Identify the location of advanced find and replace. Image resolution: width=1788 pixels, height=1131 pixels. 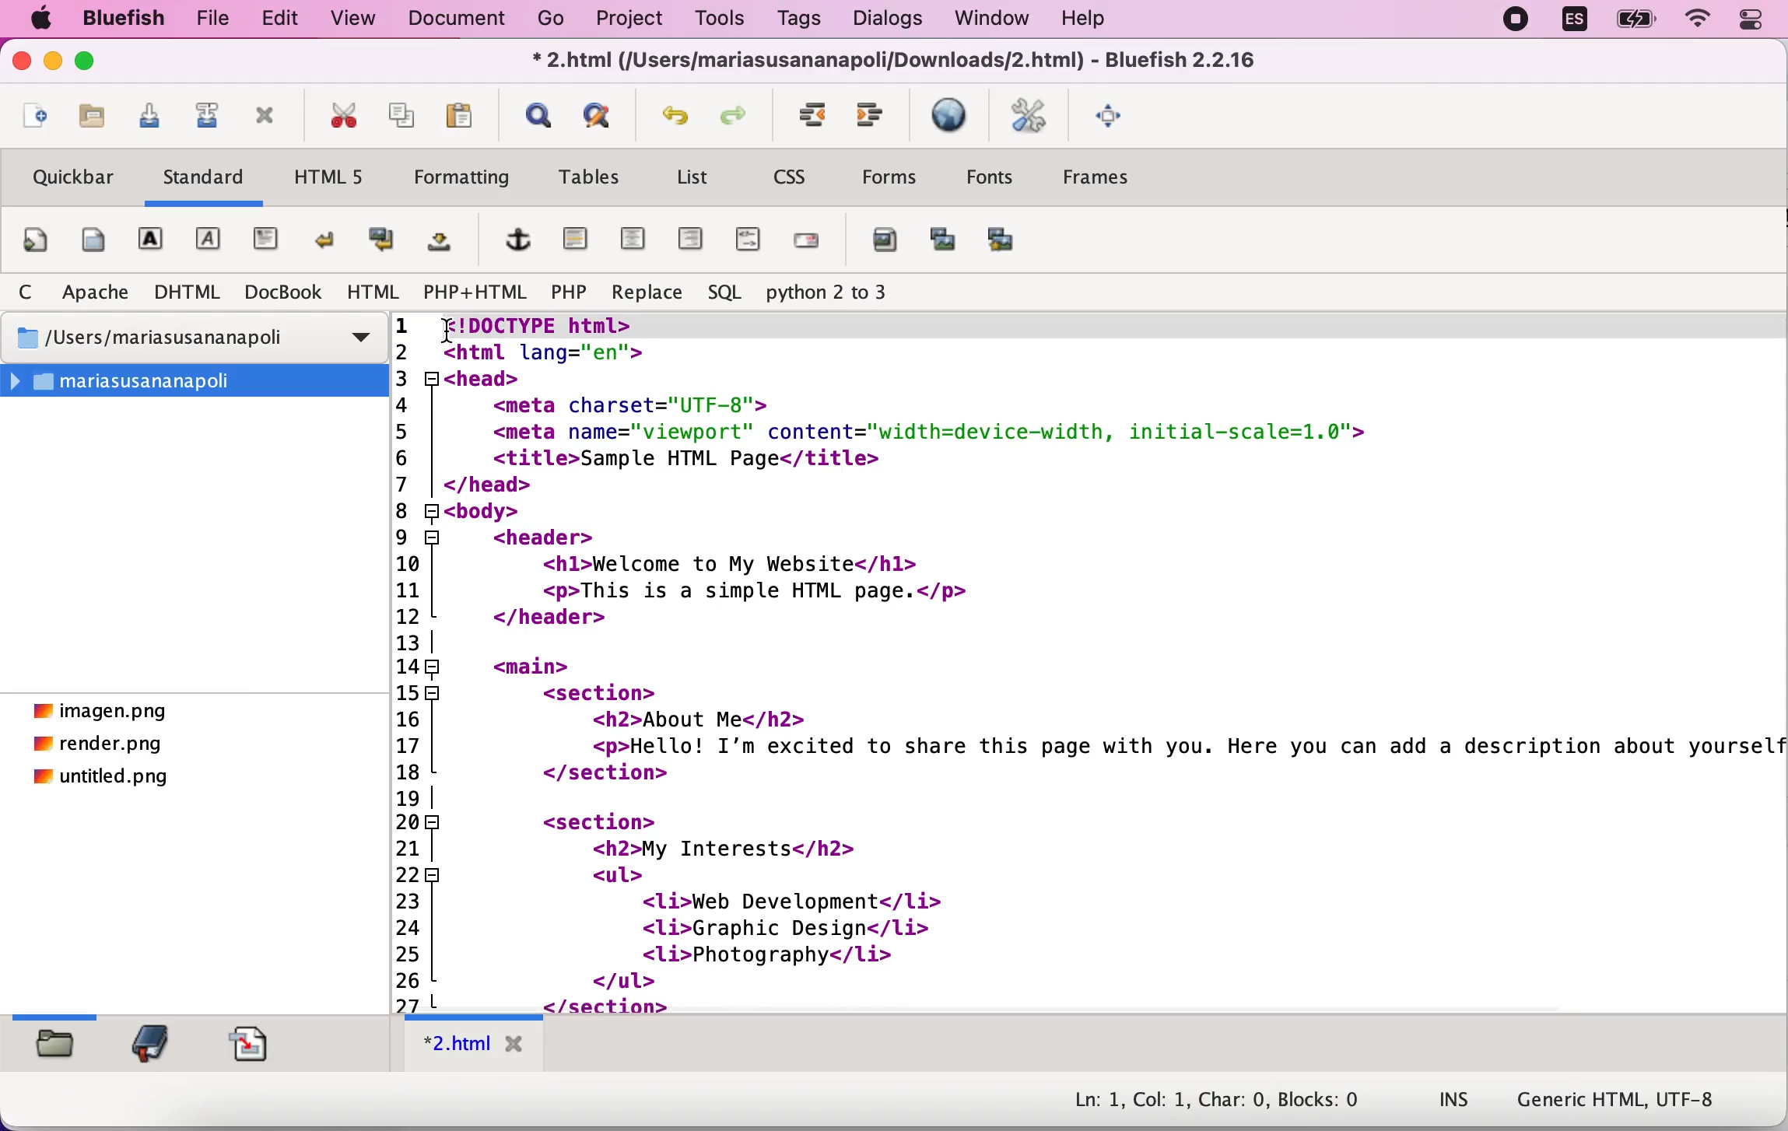
(603, 117).